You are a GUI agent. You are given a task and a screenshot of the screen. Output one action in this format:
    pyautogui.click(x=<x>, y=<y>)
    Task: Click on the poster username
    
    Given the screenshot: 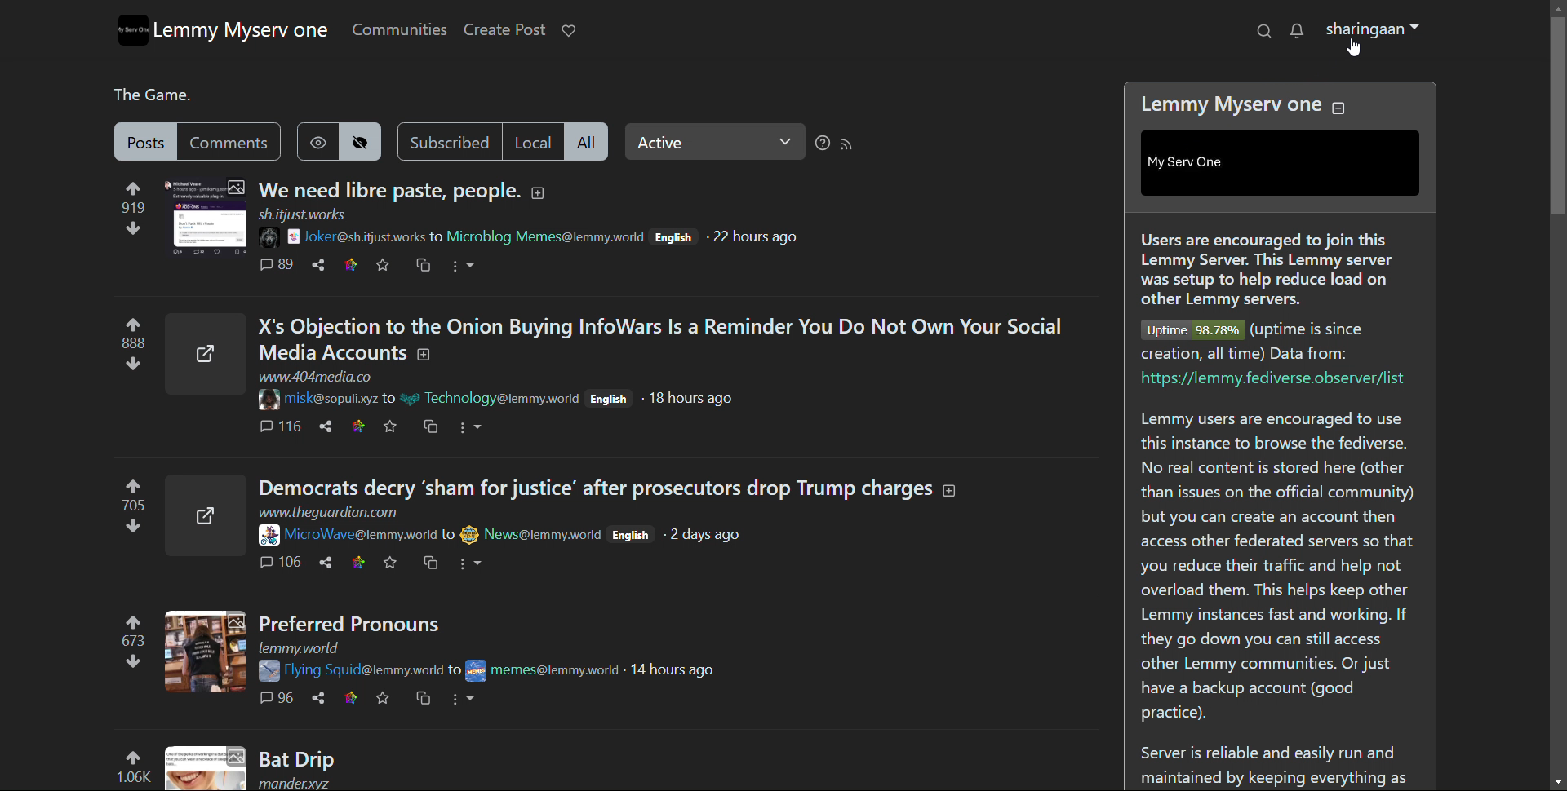 What is the action you would take?
    pyautogui.click(x=361, y=536)
    